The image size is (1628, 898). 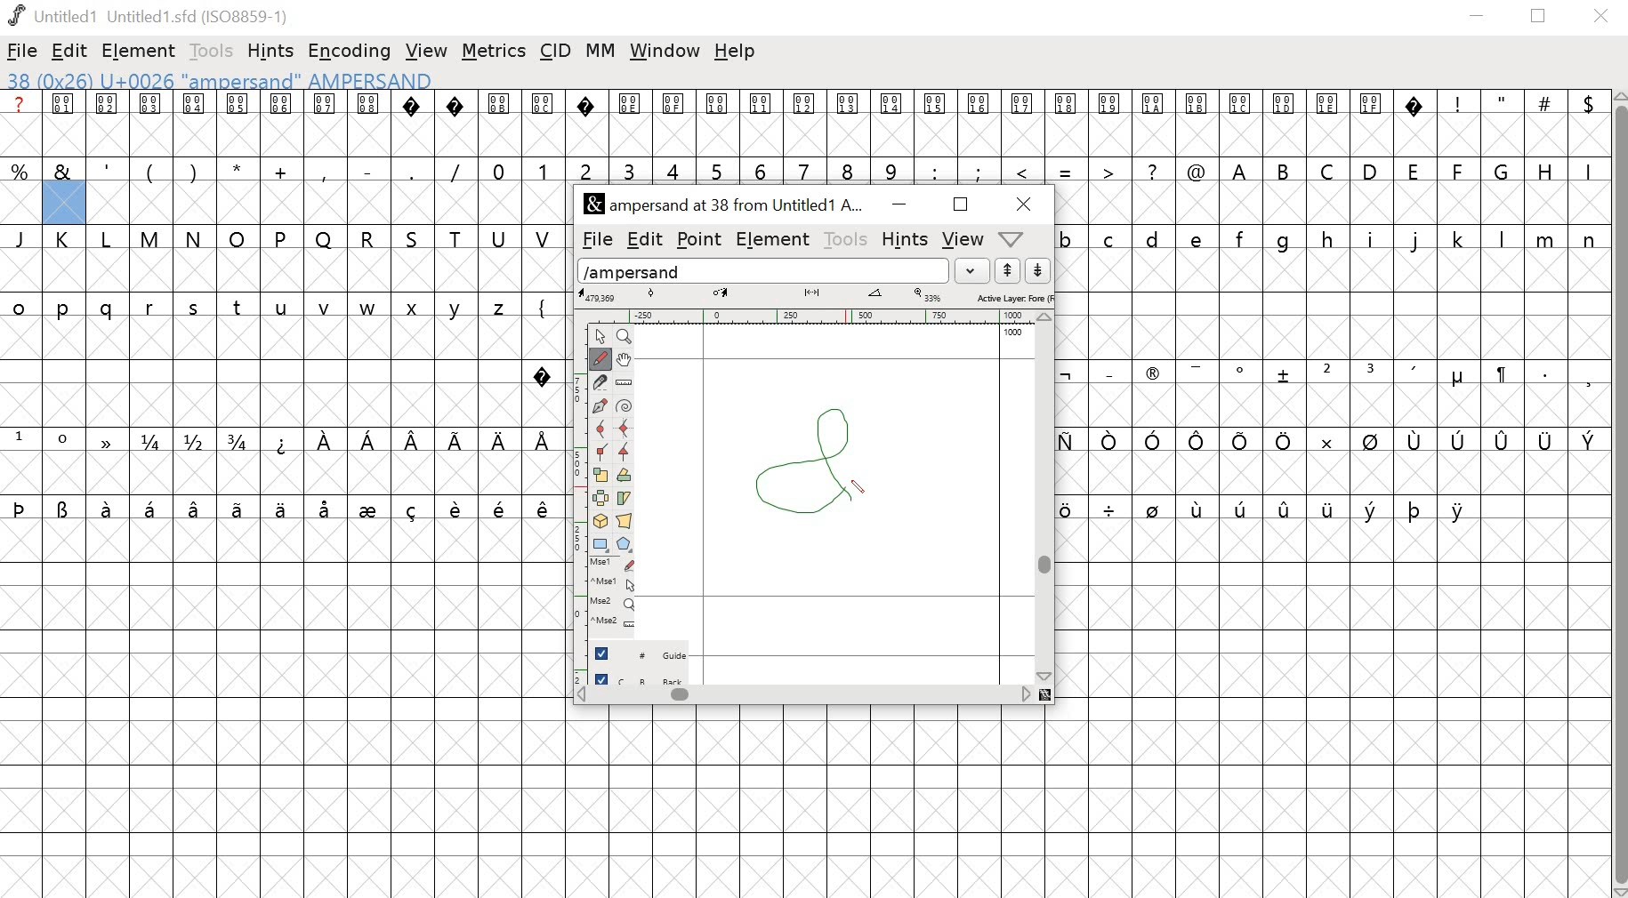 I want to click on 0015, so click(x=936, y=124).